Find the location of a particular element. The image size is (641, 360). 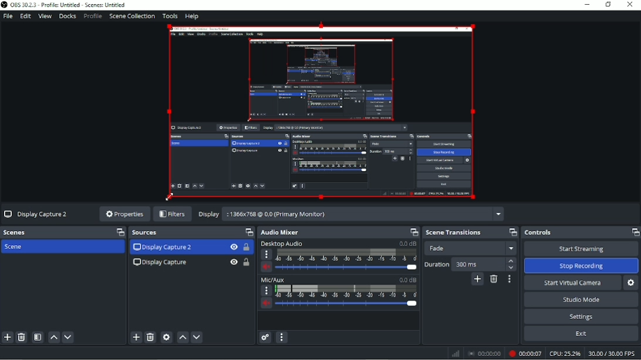

Open source properties is located at coordinates (166, 338).